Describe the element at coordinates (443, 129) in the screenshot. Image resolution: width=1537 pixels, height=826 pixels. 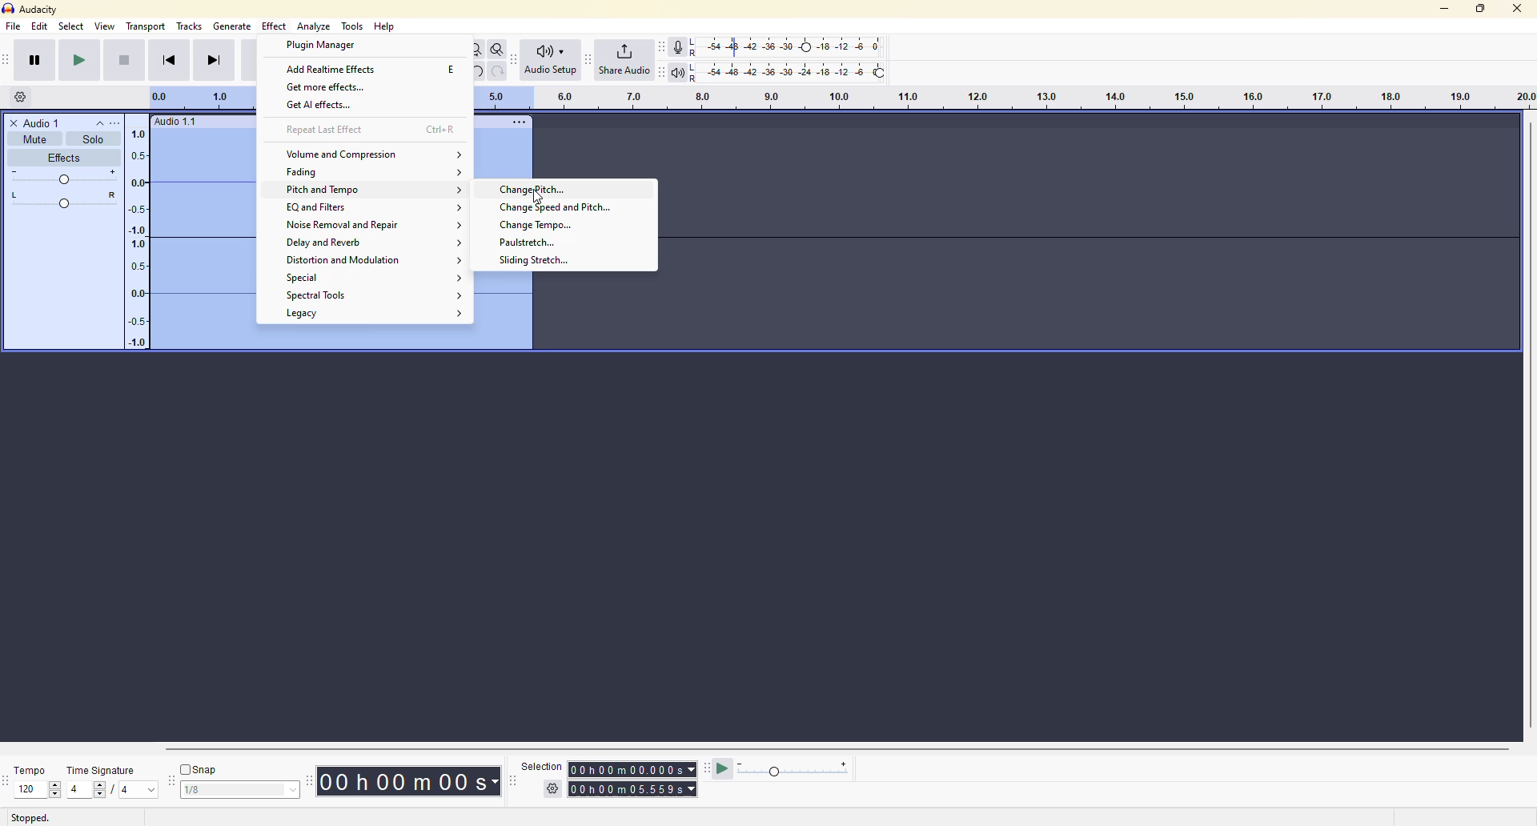
I see `ctrl+r` at that location.